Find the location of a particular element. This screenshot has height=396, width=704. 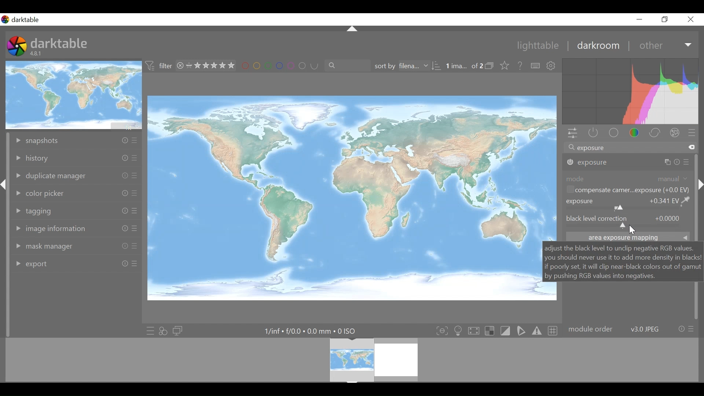

range filtering is located at coordinates (204, 66).